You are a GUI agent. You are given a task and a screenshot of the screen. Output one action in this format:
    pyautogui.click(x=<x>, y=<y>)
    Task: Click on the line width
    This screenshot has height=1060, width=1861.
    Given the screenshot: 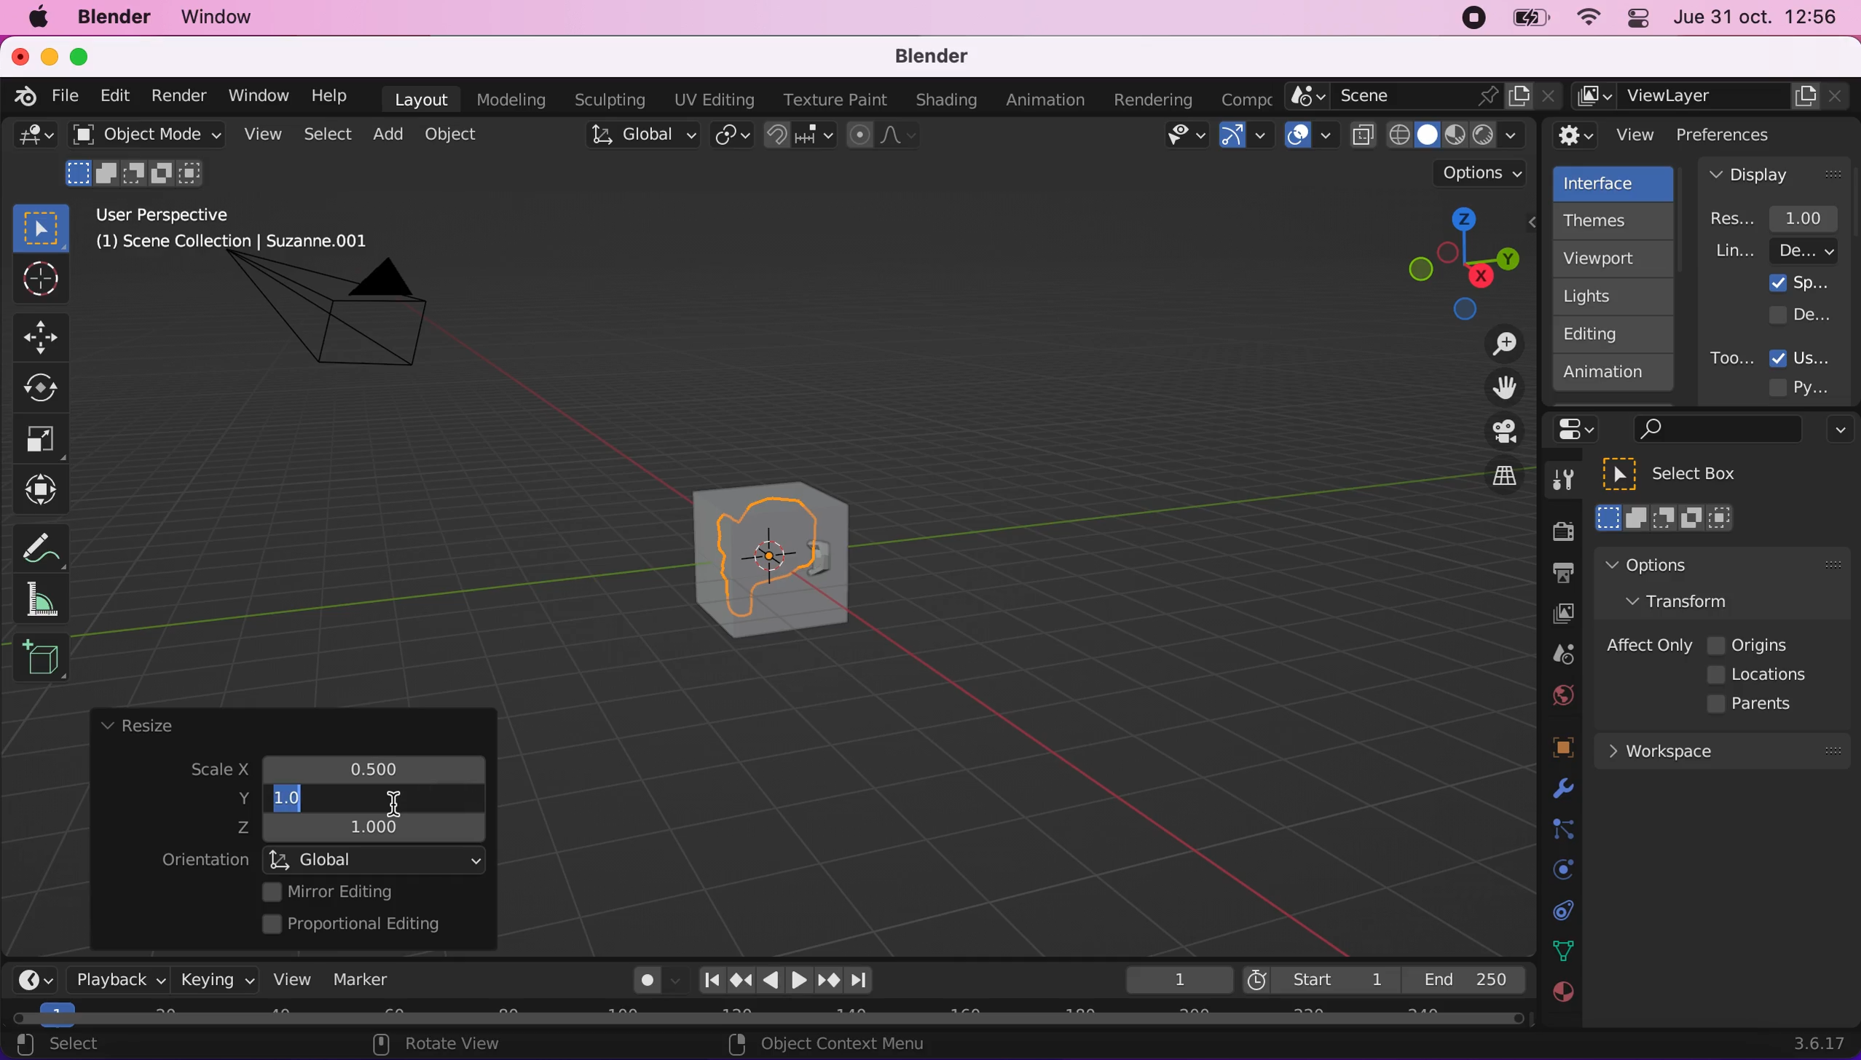 What is the action you would take?
    pyautogui.click(x=1775, y=250)
    